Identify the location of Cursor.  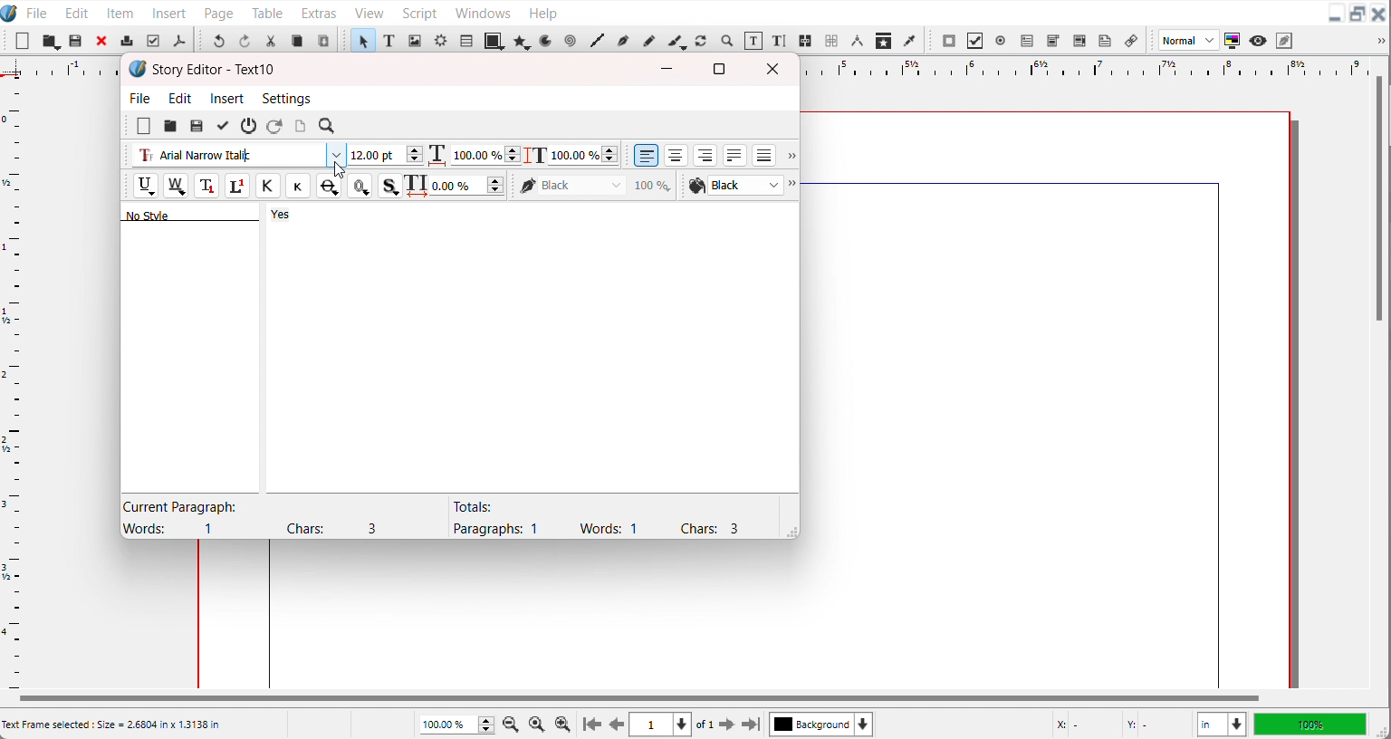
(339, 169).